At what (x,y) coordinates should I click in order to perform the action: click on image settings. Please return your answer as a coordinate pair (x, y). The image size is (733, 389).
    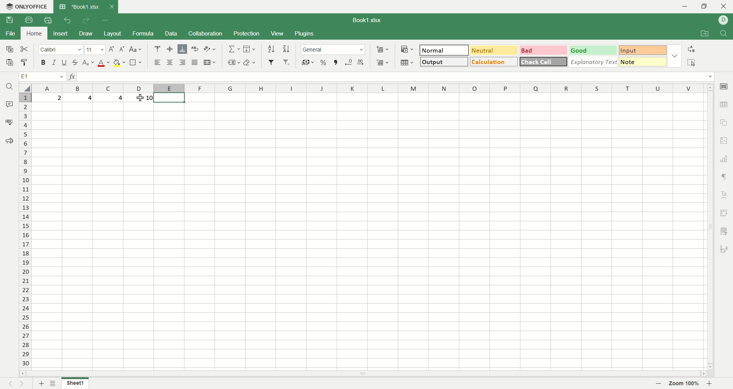
    Looking at the image, I should click on (725, 141).